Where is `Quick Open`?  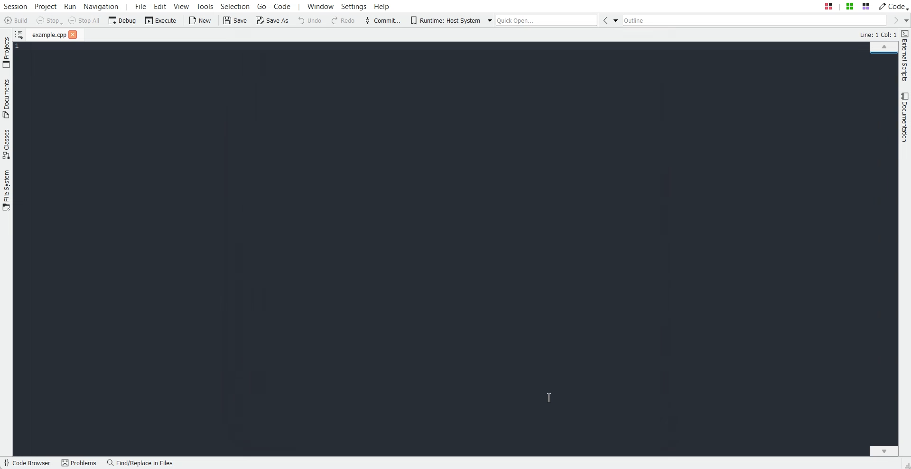
Quick Open is located at coordinates (547, 20).